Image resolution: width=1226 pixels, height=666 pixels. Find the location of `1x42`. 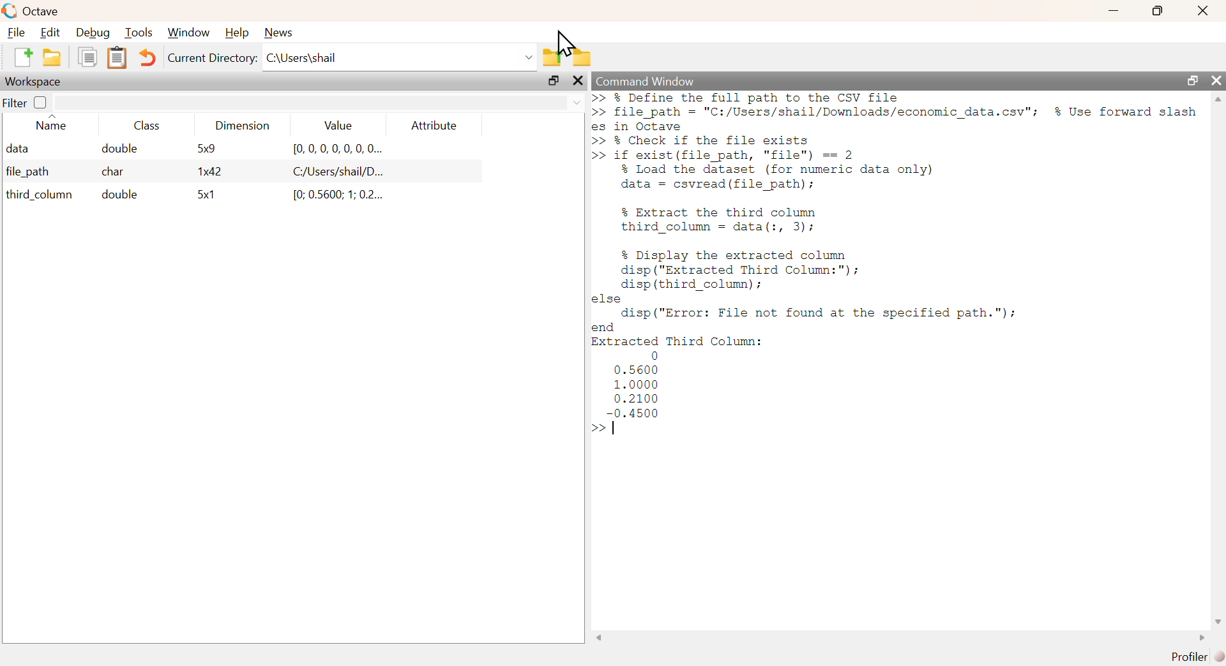

1x42 is located at coordinates (205, 170).